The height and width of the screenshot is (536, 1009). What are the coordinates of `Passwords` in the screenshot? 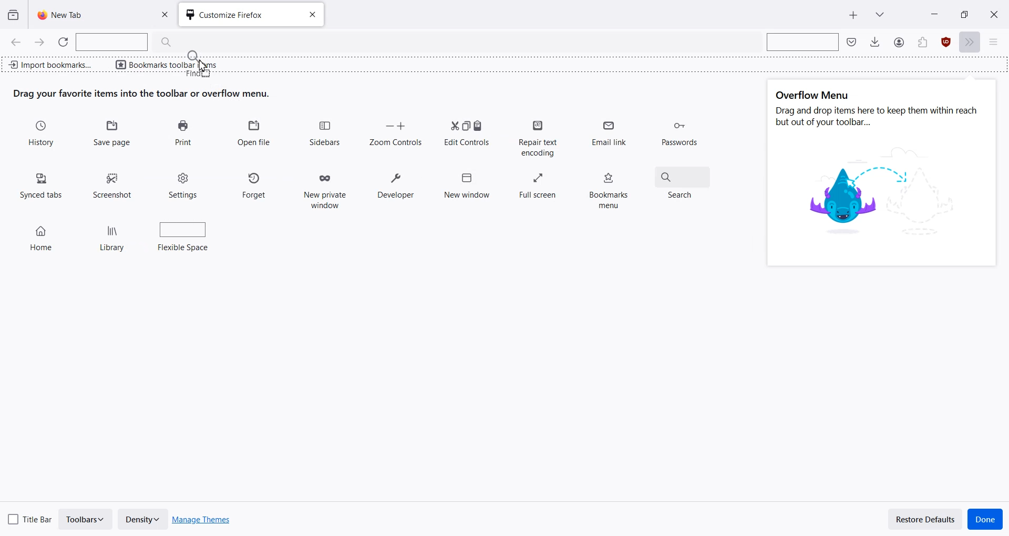 It's located at (678, 135).